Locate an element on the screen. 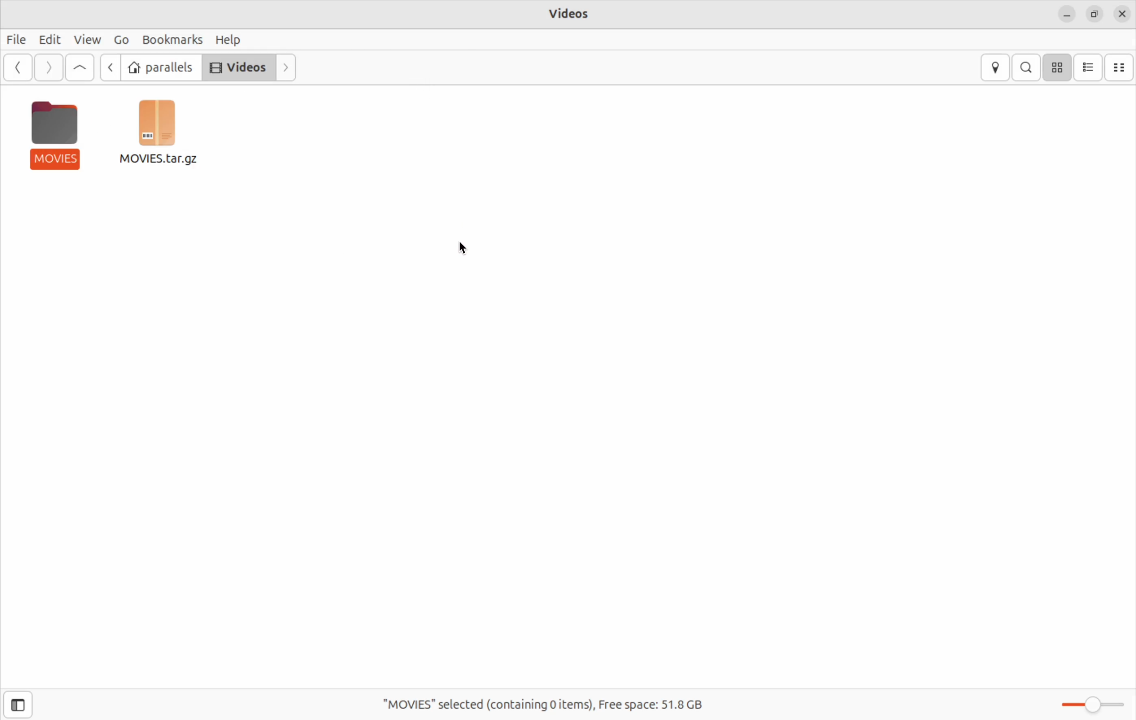  archive file is located at coordinates (161, 134).